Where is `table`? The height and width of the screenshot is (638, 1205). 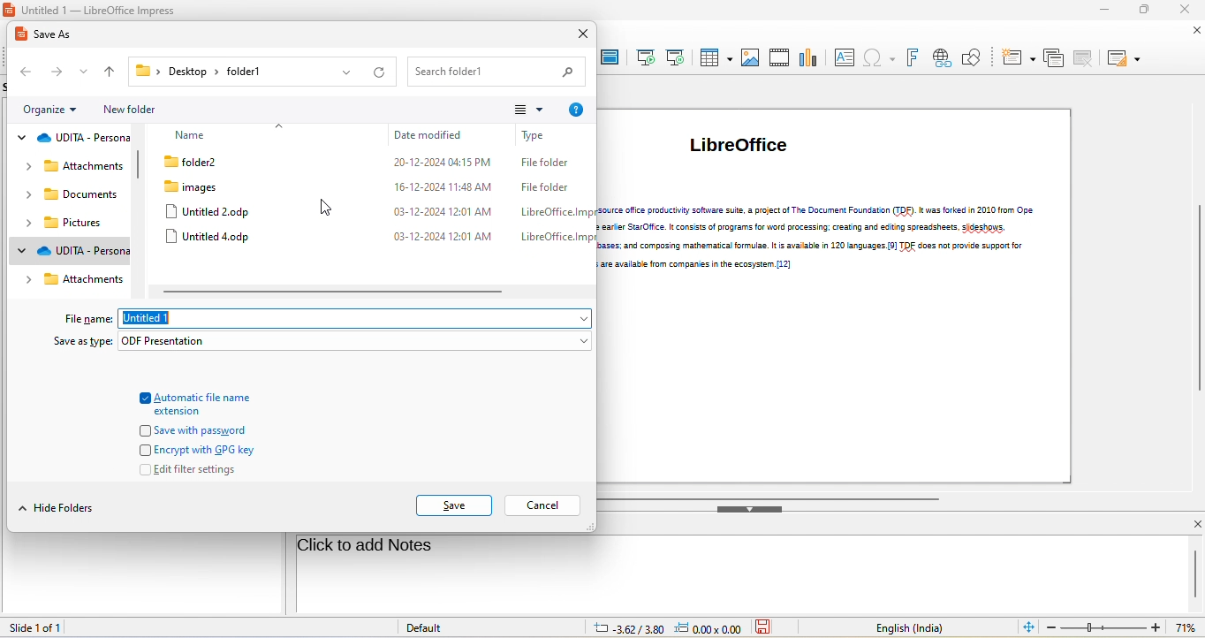
table is located at coordinates (715, 59).